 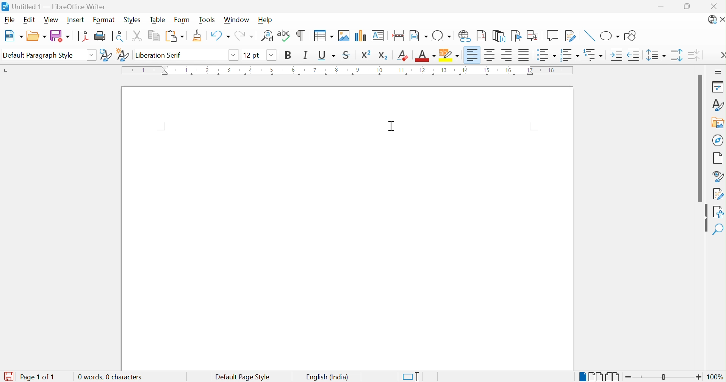 What do you see at coordinates (237, 20) in the screenshot?
I see `Window` at bounding box center [237, 20].